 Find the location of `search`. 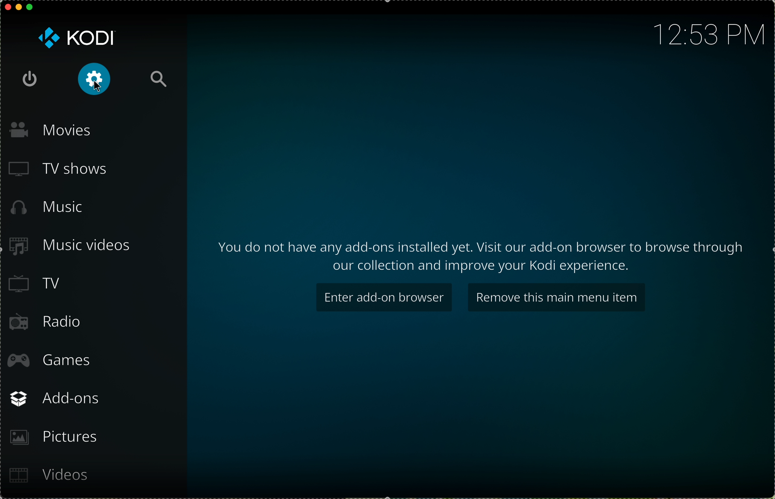

search is located at coordinates (156, 79).